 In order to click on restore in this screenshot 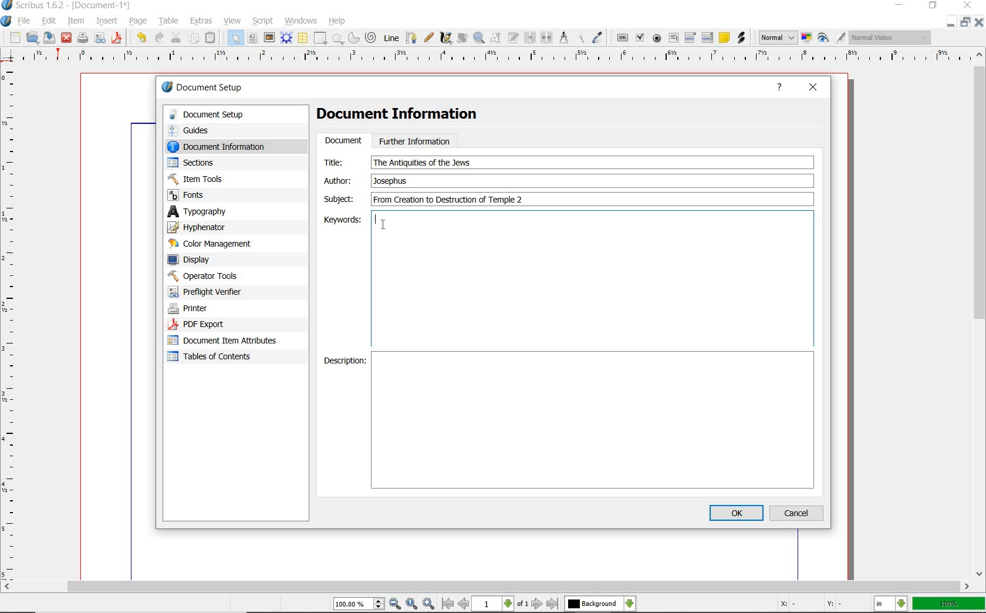, I will do `click(964, 22)`.